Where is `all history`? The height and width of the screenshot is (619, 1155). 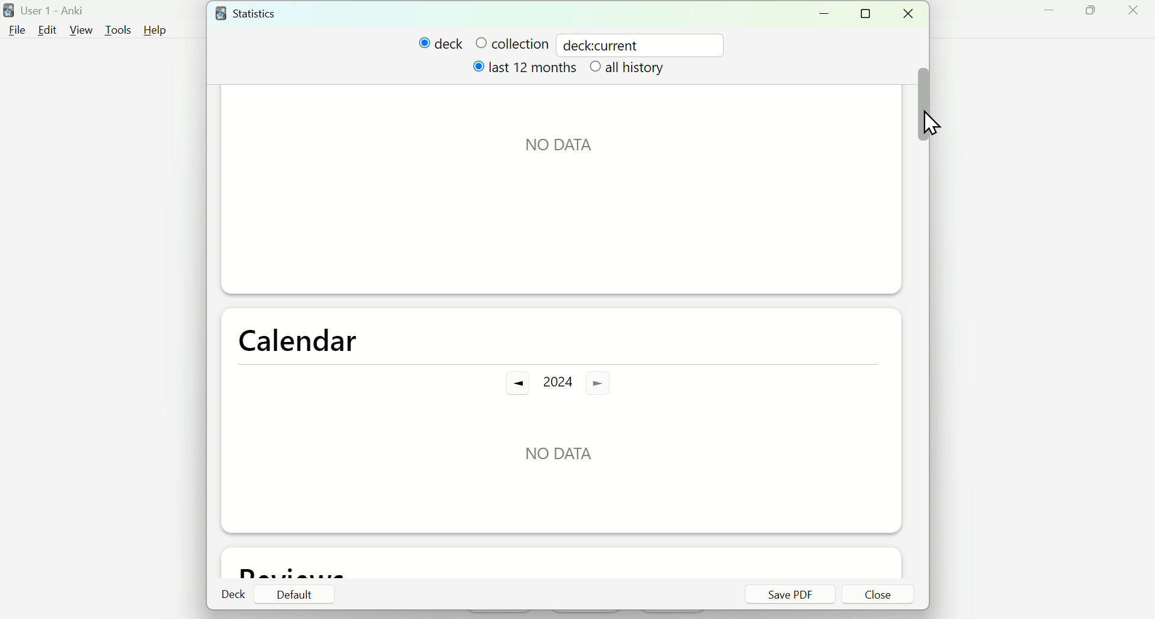
all history is located at coordinates (630, 70).